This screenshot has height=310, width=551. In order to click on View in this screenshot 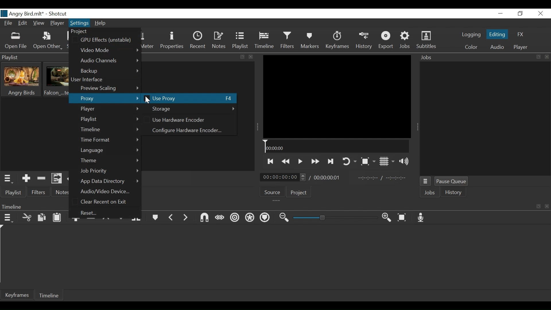, I will do `click(39, 23)`.